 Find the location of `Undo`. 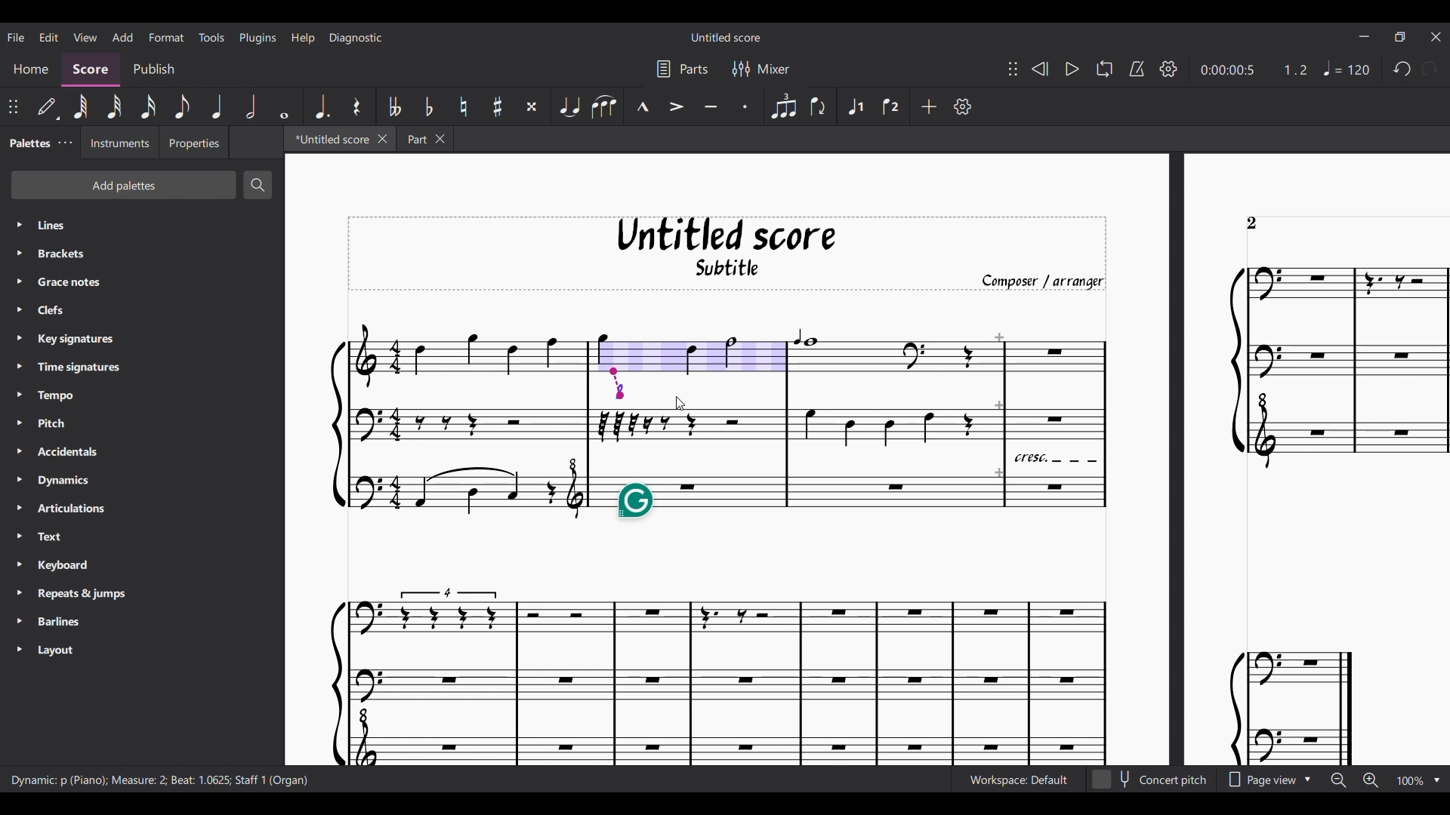

Undo is located at coordinates (1402, 68).